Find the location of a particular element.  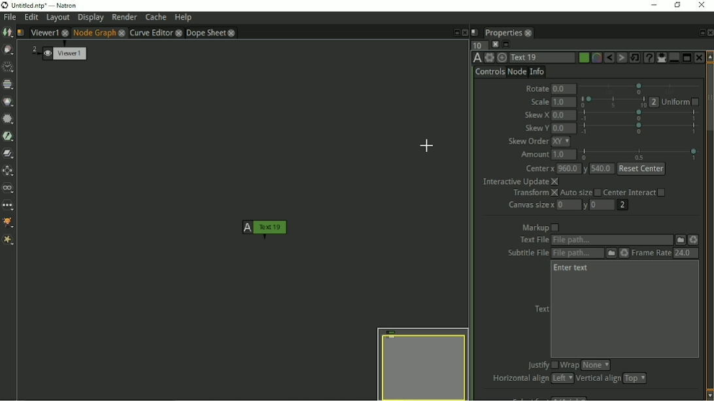

selection bar is located at coordinates (639, 115).